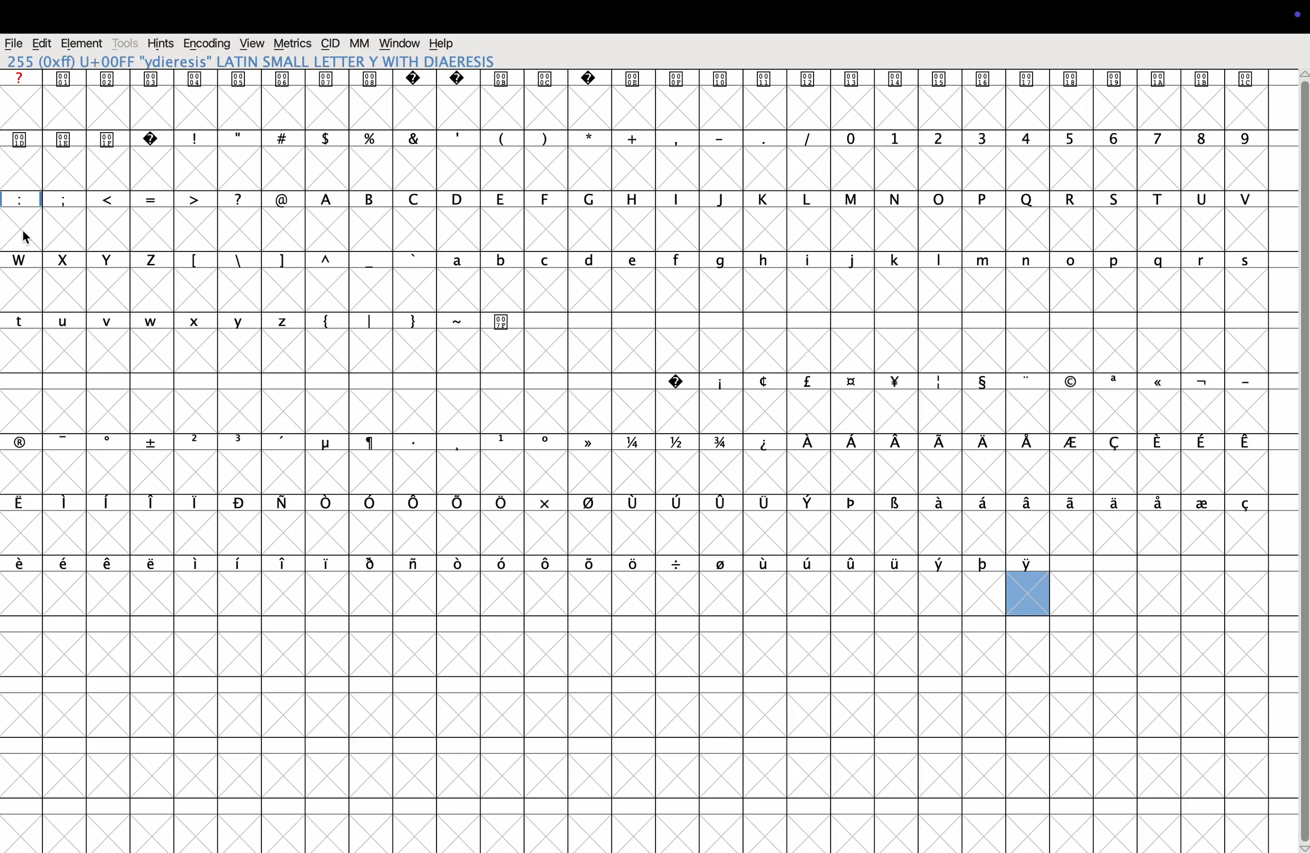  I want to click on G, so click(593, 222).